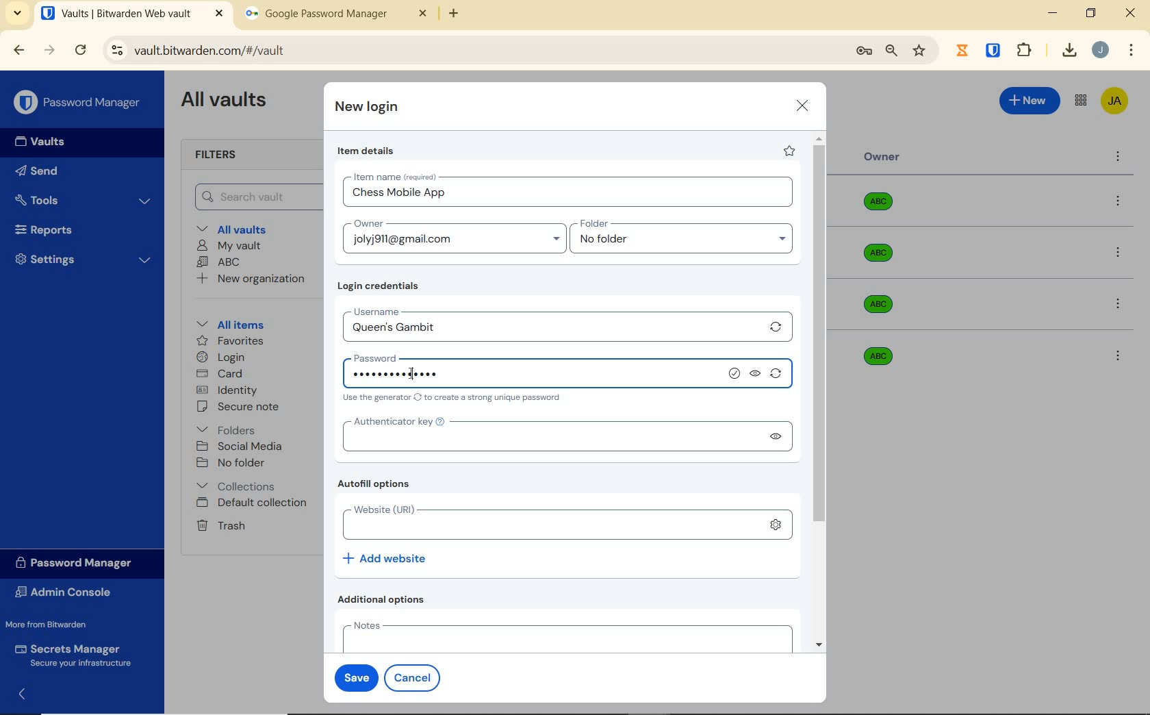 This screenshot has height=715, width=1150. Describe the element at coordinates (237, 486) in the screenshot. I see `collection` at that location.